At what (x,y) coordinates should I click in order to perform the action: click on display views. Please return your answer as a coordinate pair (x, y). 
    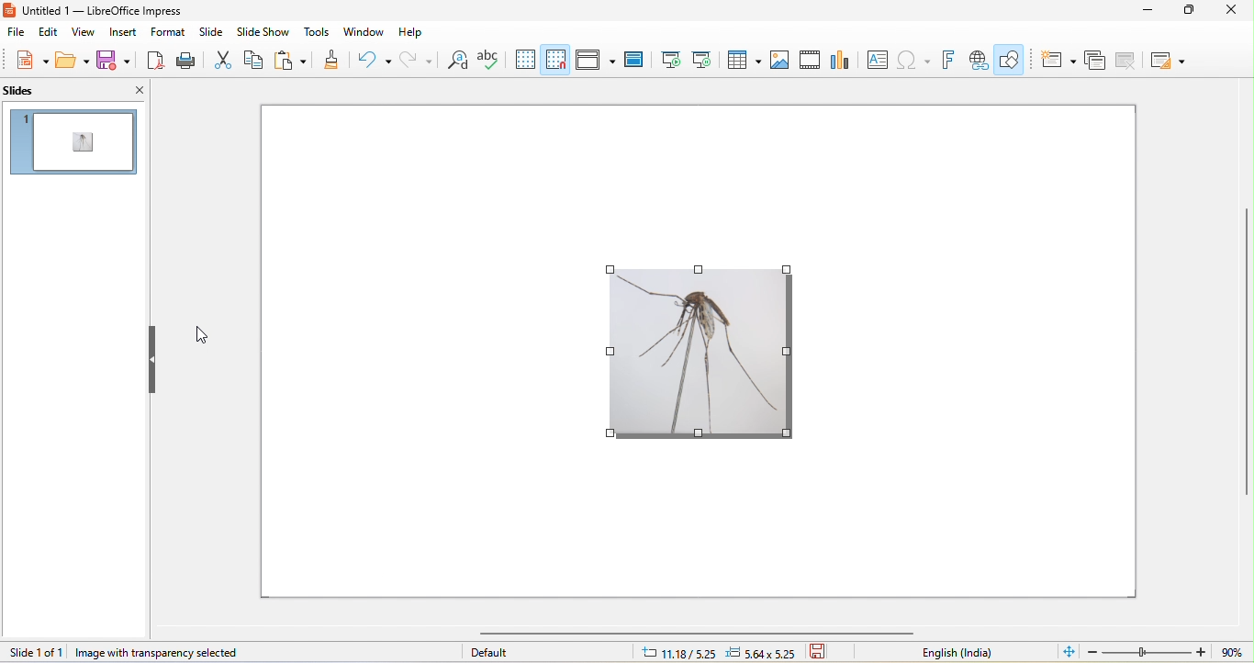
    Looking at the image, I should click on (596, 59).